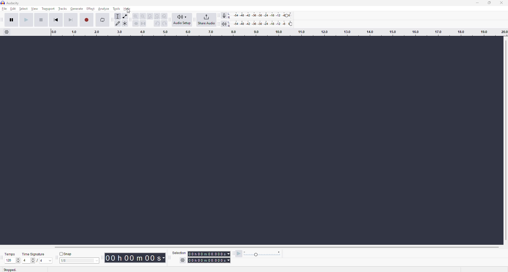 The height and width of the screenshot is (272, 508). Describe the element at coordinates (262, 253) in the screenshot. I see `playback speed` at that location.